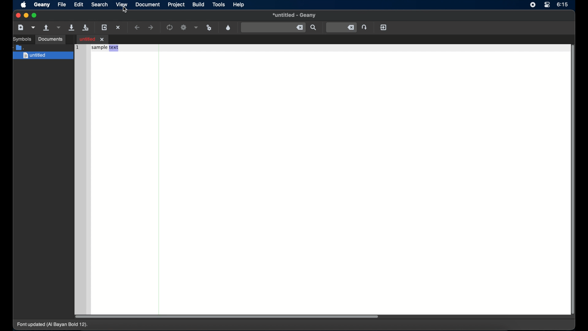 The image size is (588, 331). What do you see at coordinates (138, 28) in the screenshot?
I see `navigate backward a location` at bounding box center [138, 28].